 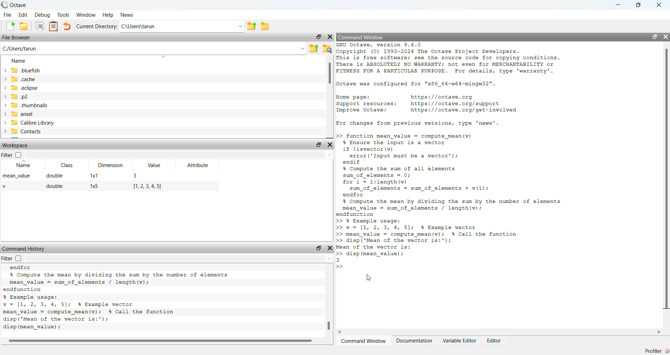 What do you see at coordinates (87, 15) in the screenshot?
I see `window` at bounding box center [87, 15].